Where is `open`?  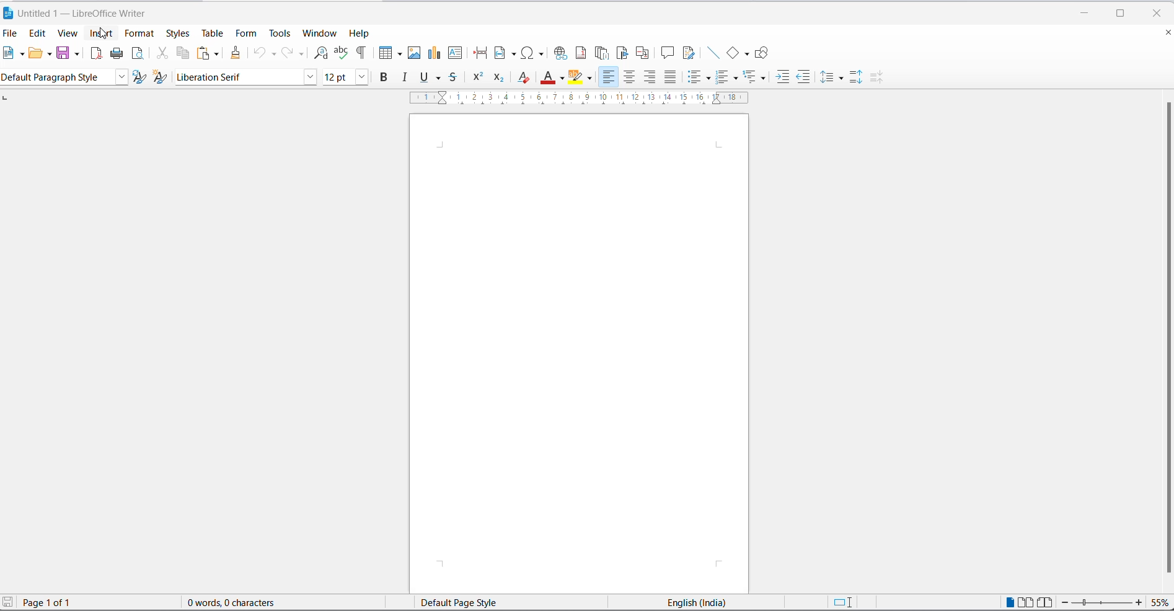 open is located at coordinates (35, 54).